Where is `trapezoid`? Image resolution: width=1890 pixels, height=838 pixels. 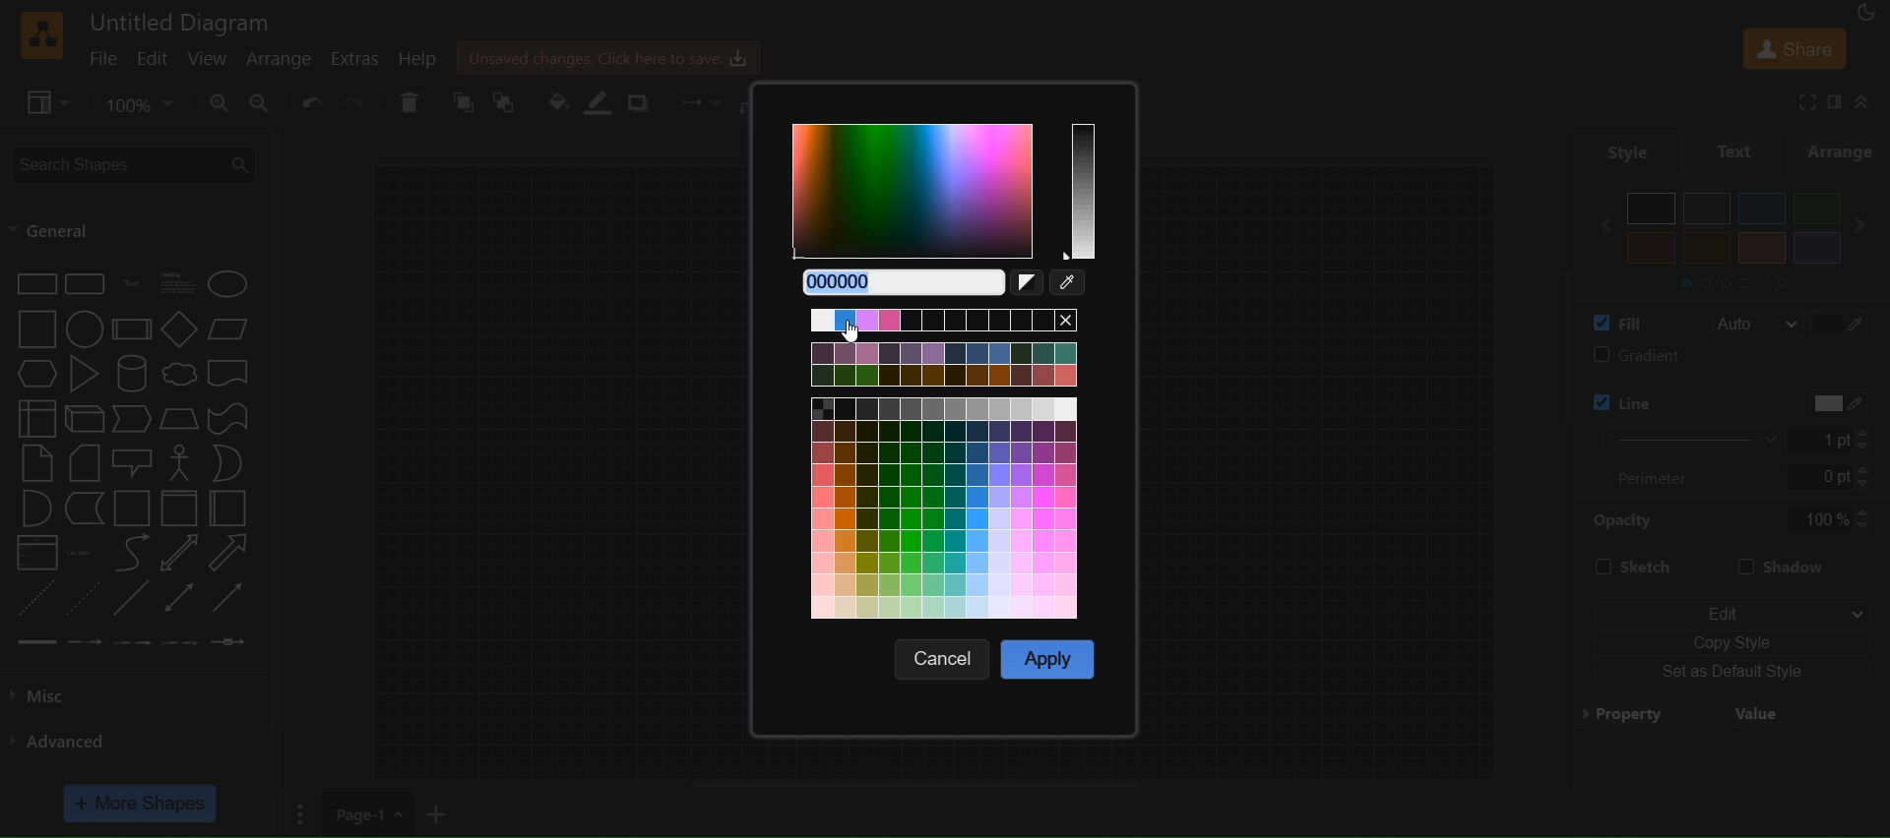 trapezoid is located at coordinates (179, 419).